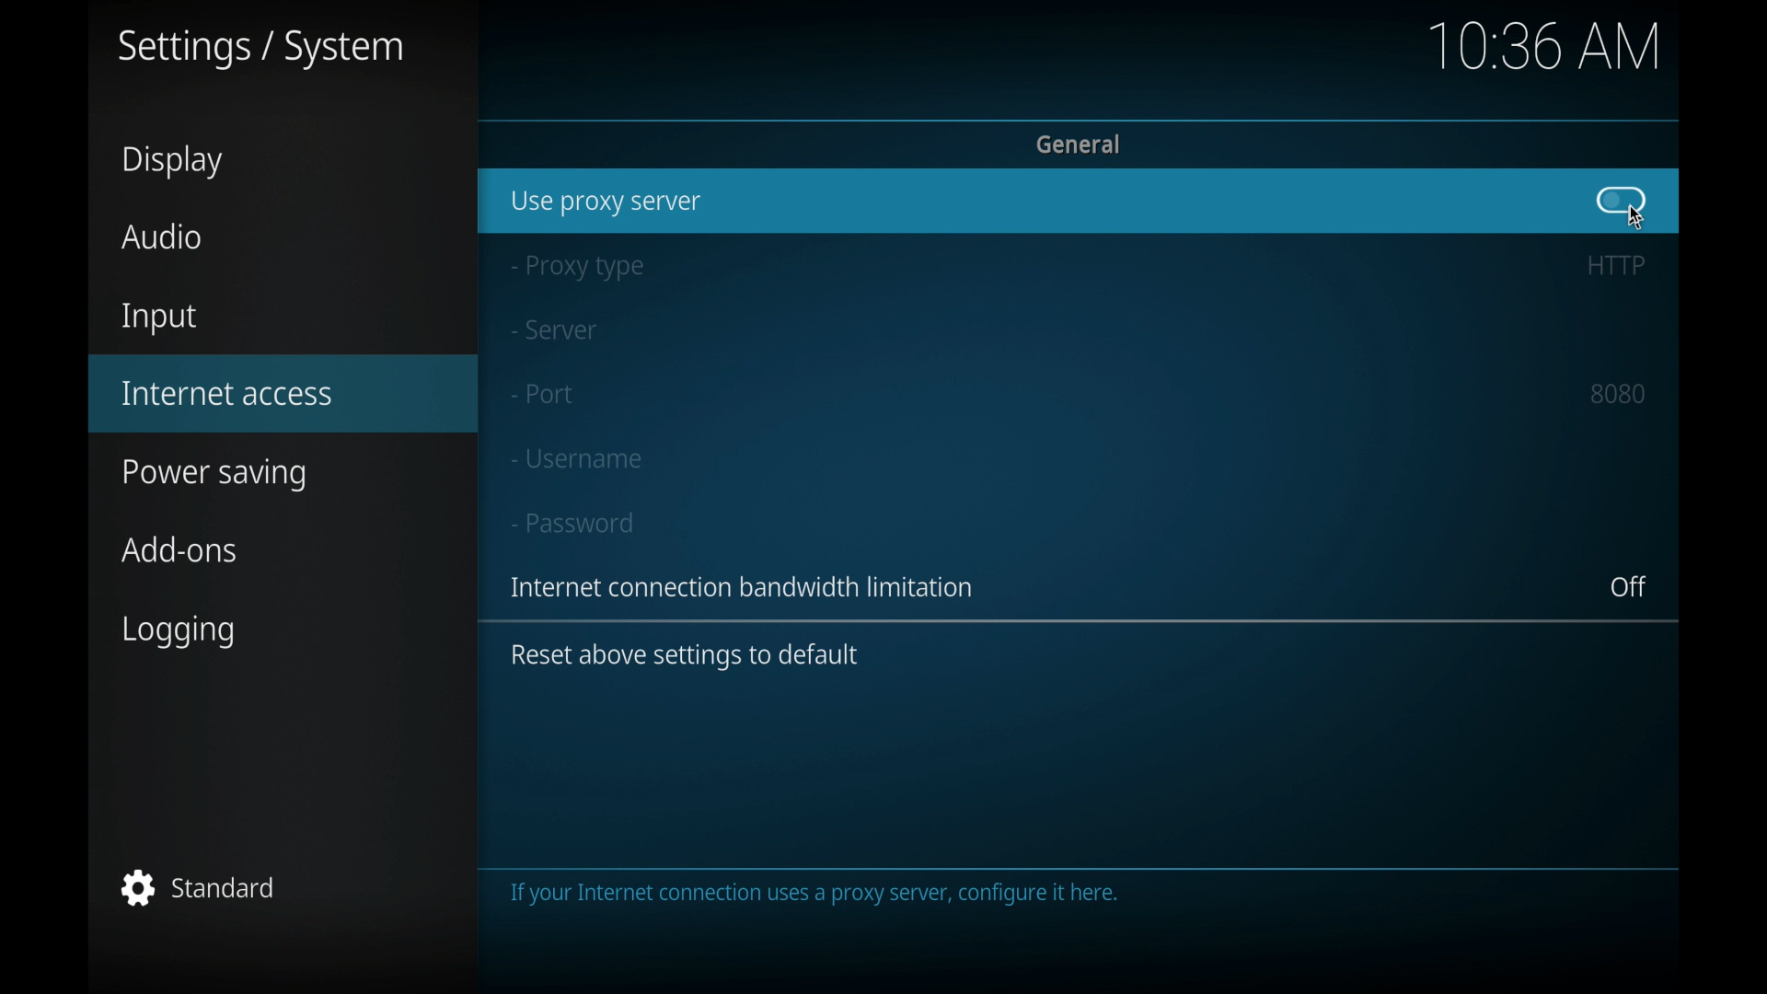  What do you see at coordinates (606, 202) in the screenshot?
I see `use proxy server` at bounding box center [606, 202].